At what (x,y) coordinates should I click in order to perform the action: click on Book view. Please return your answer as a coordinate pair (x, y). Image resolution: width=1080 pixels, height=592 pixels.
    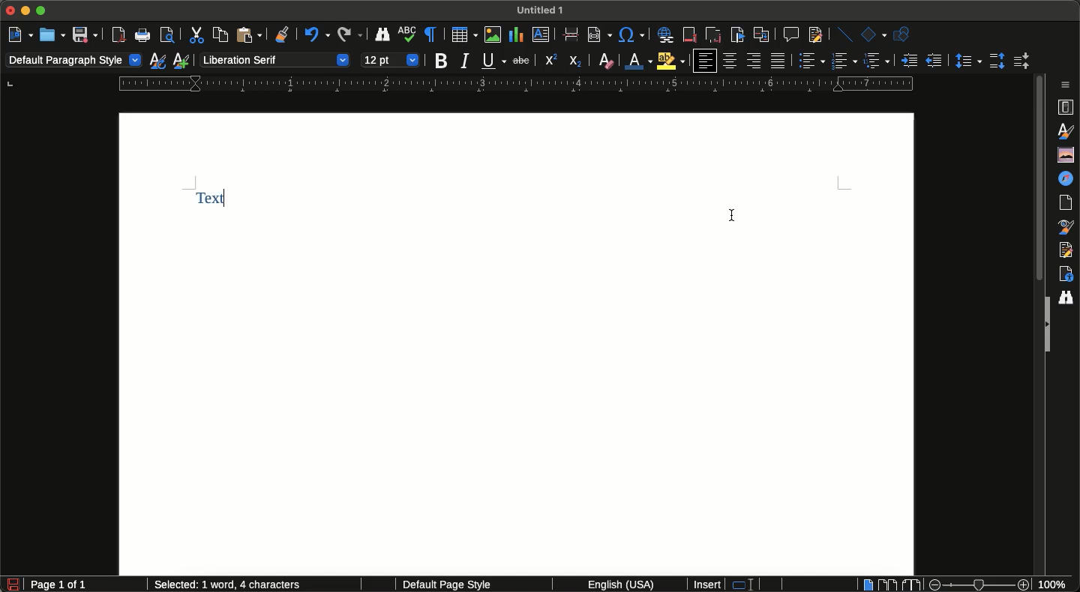
    Looking at the image, I should click on (910, 585).